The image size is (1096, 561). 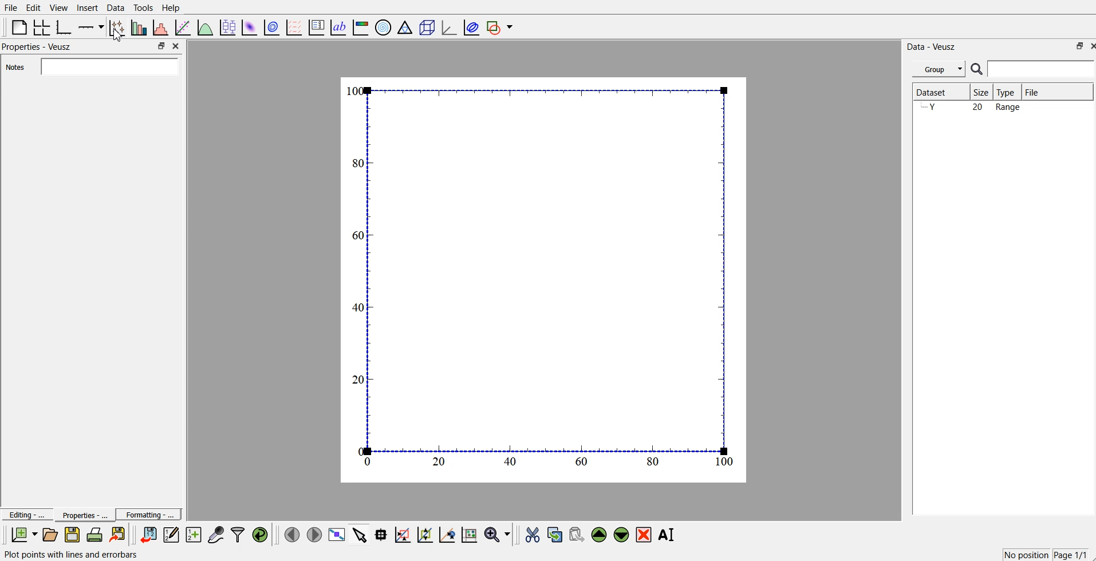 I want to click on Min/Max, so click(x=1078, y=46).